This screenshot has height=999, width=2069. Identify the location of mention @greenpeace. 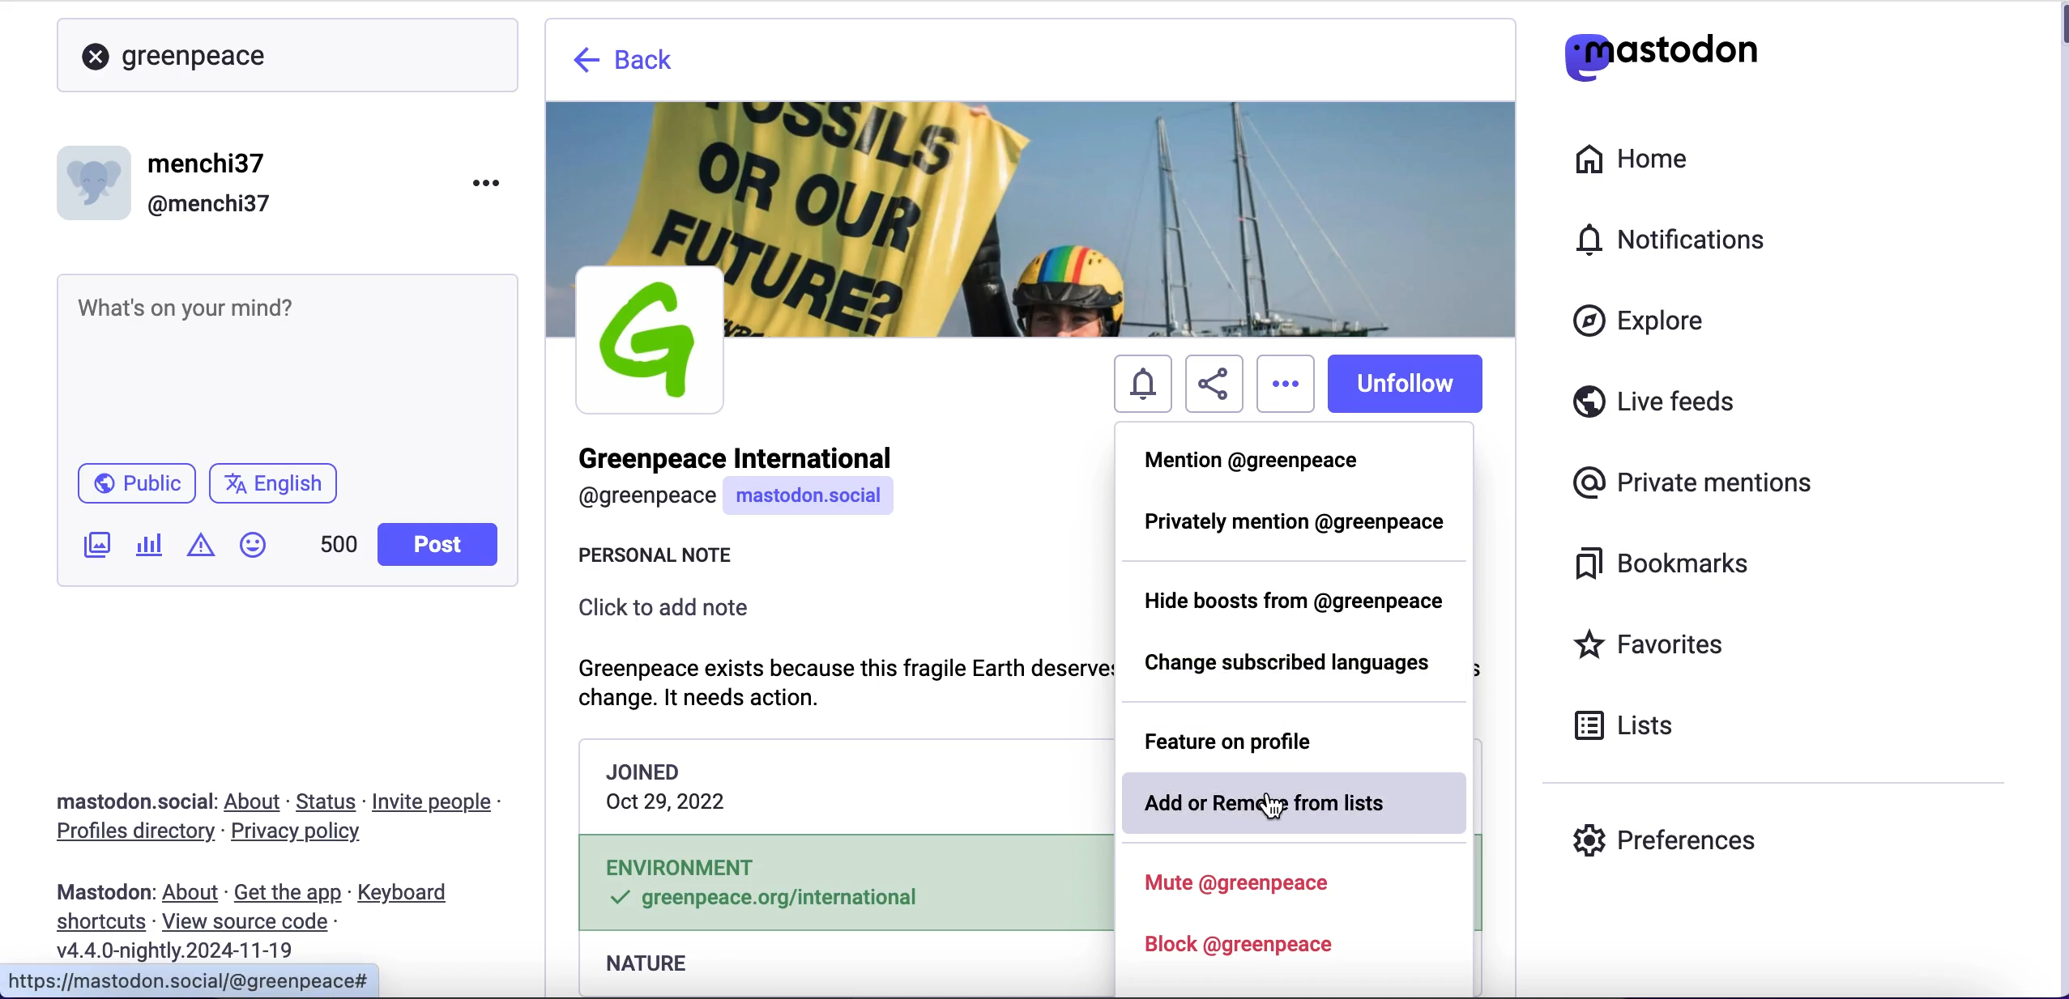
(1270, 457).